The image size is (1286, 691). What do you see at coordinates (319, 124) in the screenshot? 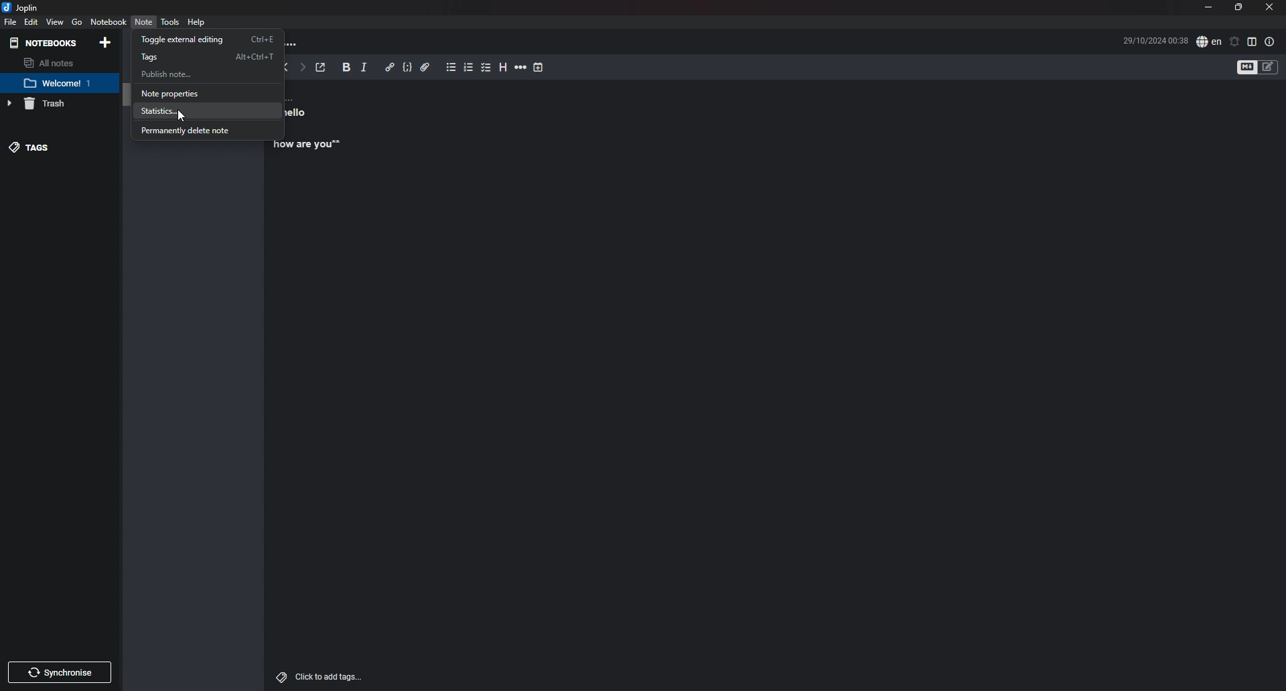
I see `note` at bounding box center [319, 124].